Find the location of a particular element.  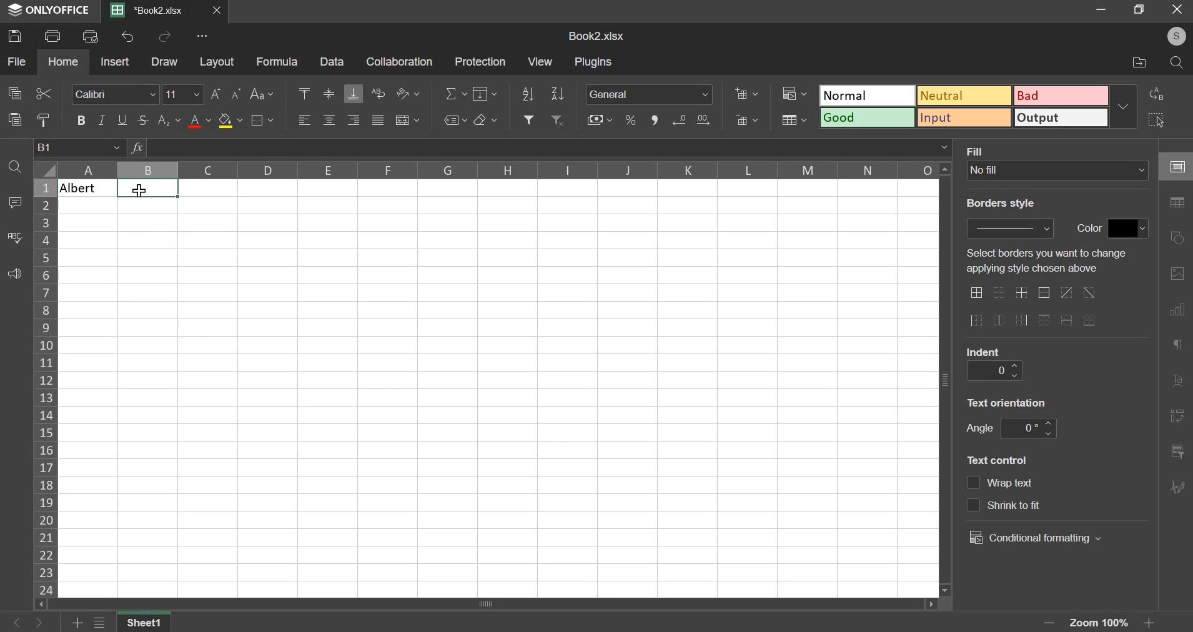

columns is located at coordinates (497, 170).